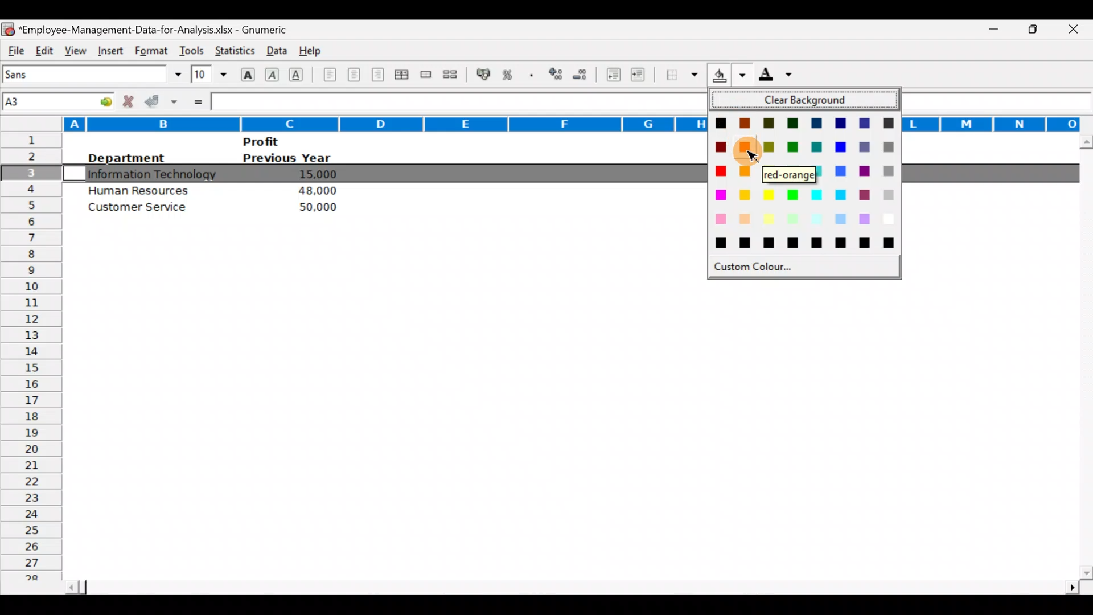  Describe the element at coordinates (804, 187) in the screenshot. I see `Color palette` at that location.